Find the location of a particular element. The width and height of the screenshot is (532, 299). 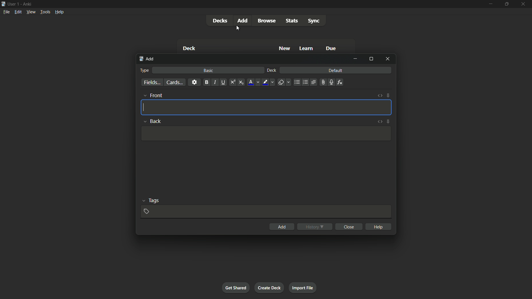

italic is located at coordinates (214, 82).